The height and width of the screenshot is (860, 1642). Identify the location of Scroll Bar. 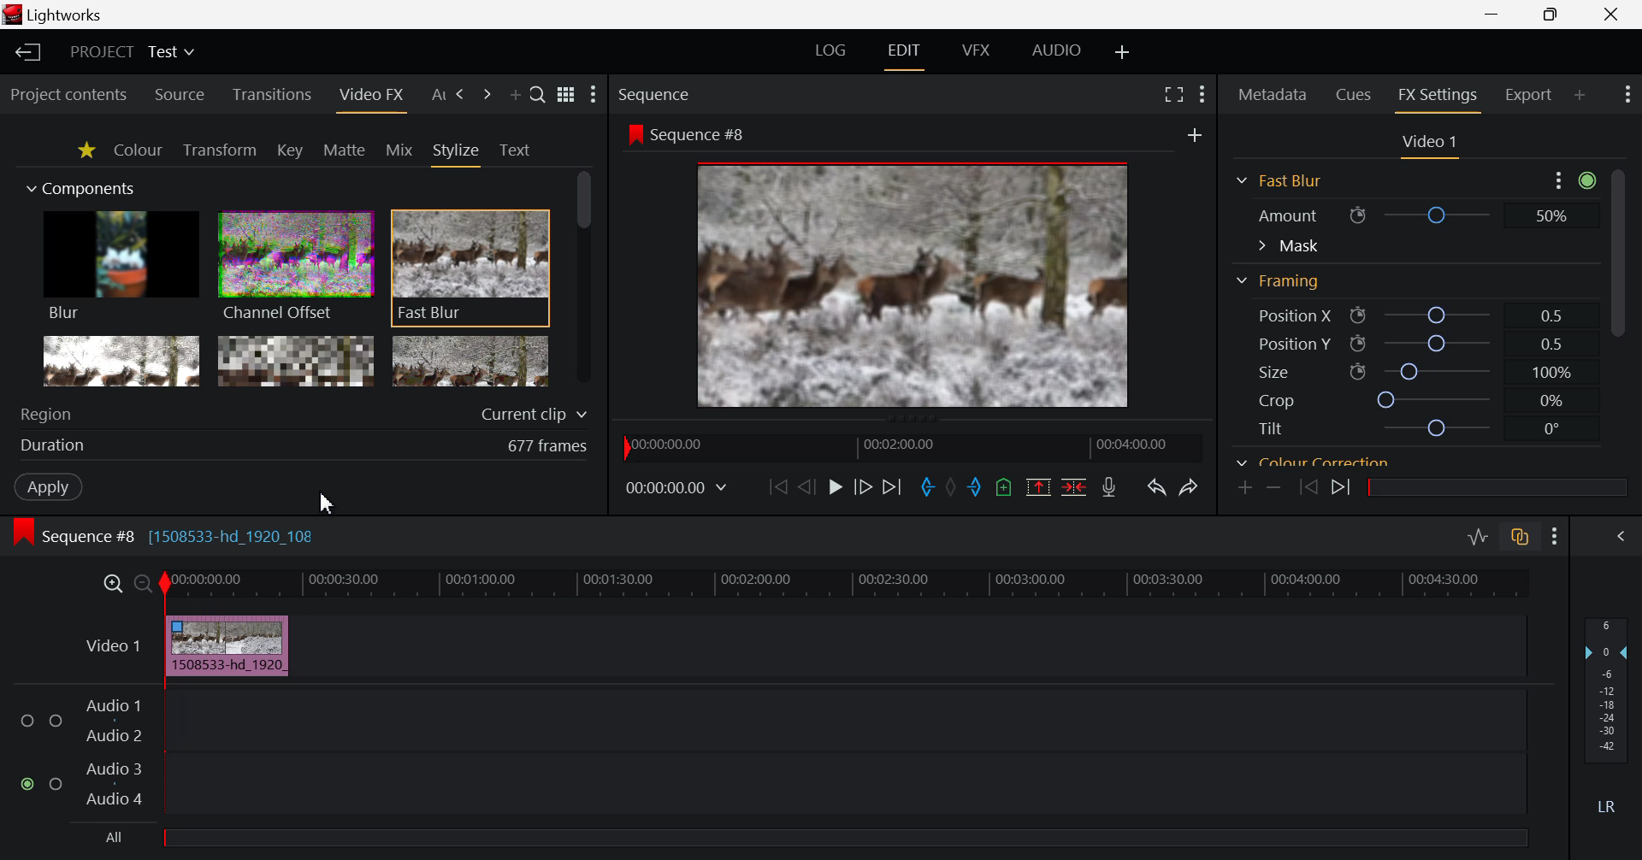
(587, 280).